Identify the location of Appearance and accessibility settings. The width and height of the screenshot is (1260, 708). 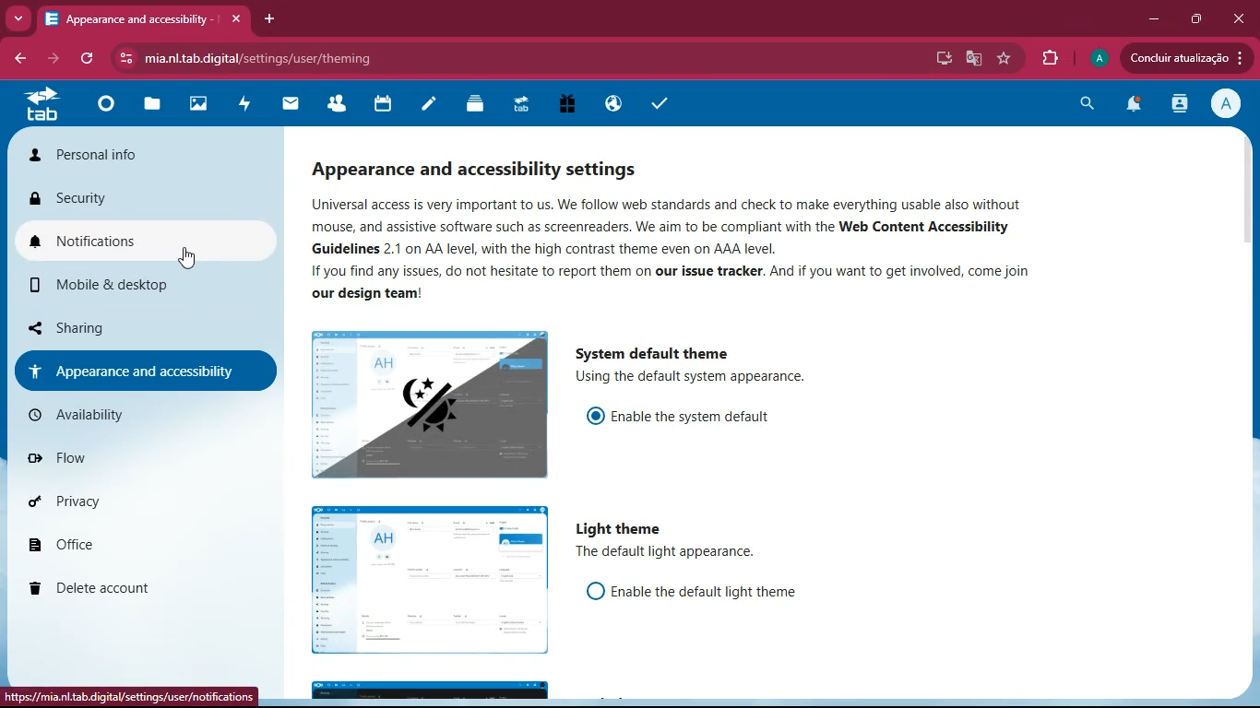
(480, 173).